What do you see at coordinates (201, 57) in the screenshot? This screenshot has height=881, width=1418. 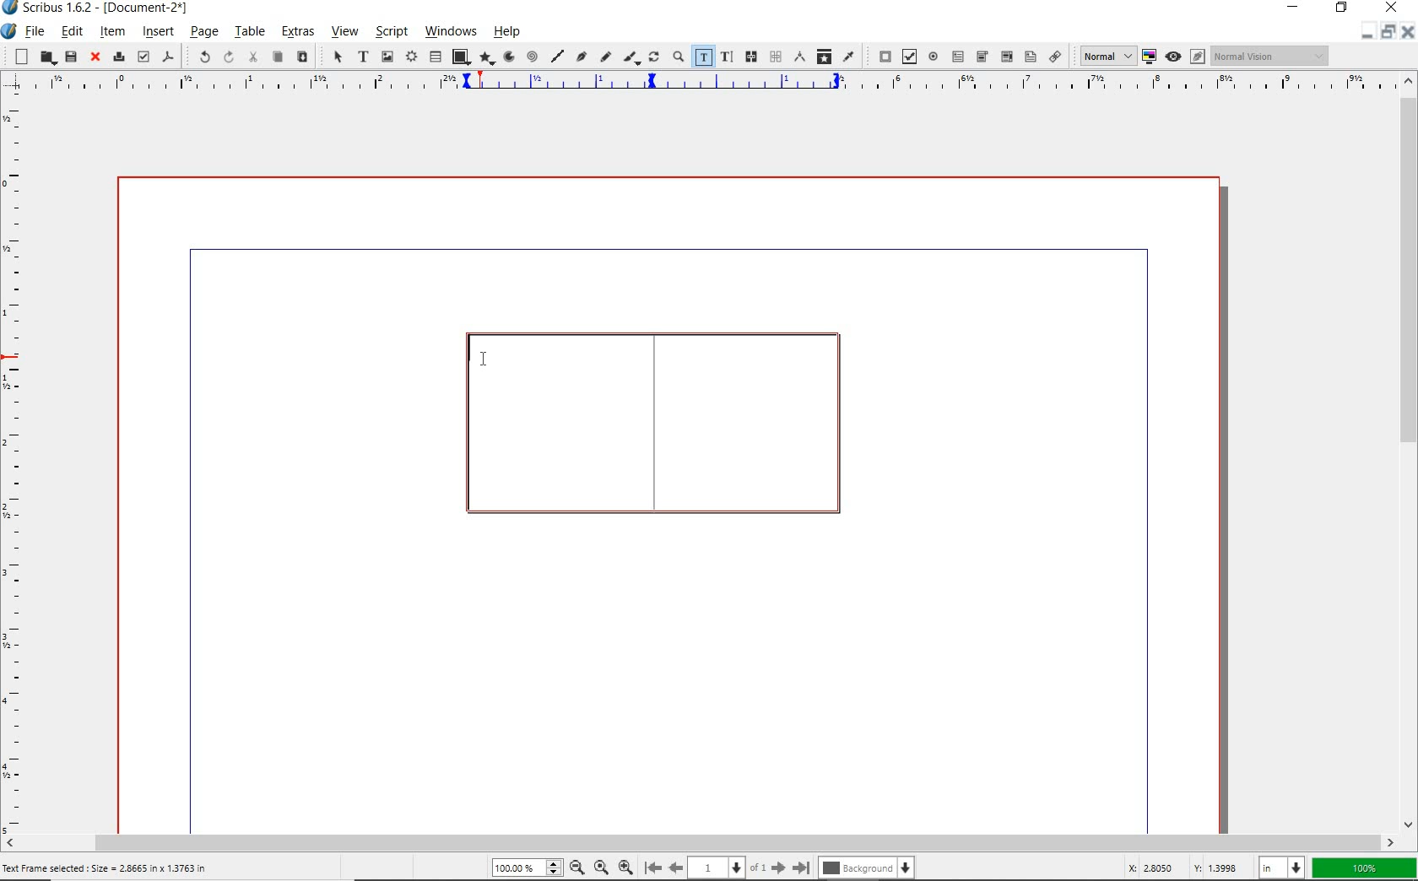 I see `undo` at bounding box center [201, 57].